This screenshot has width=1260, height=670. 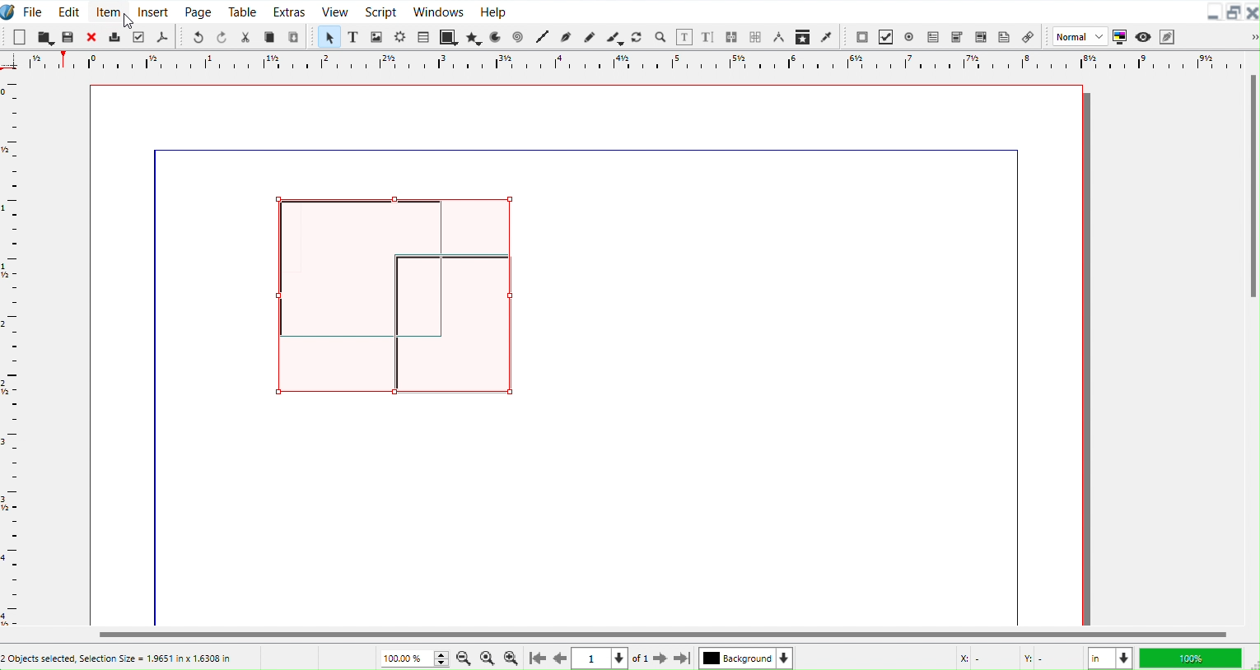 I want to click on Line, so click(x=544, y=38).